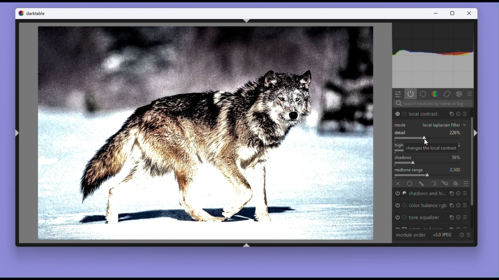  Describe the element at coordinates (451, 217) in the screenshot. I see `Multiple instance actions` at that location.